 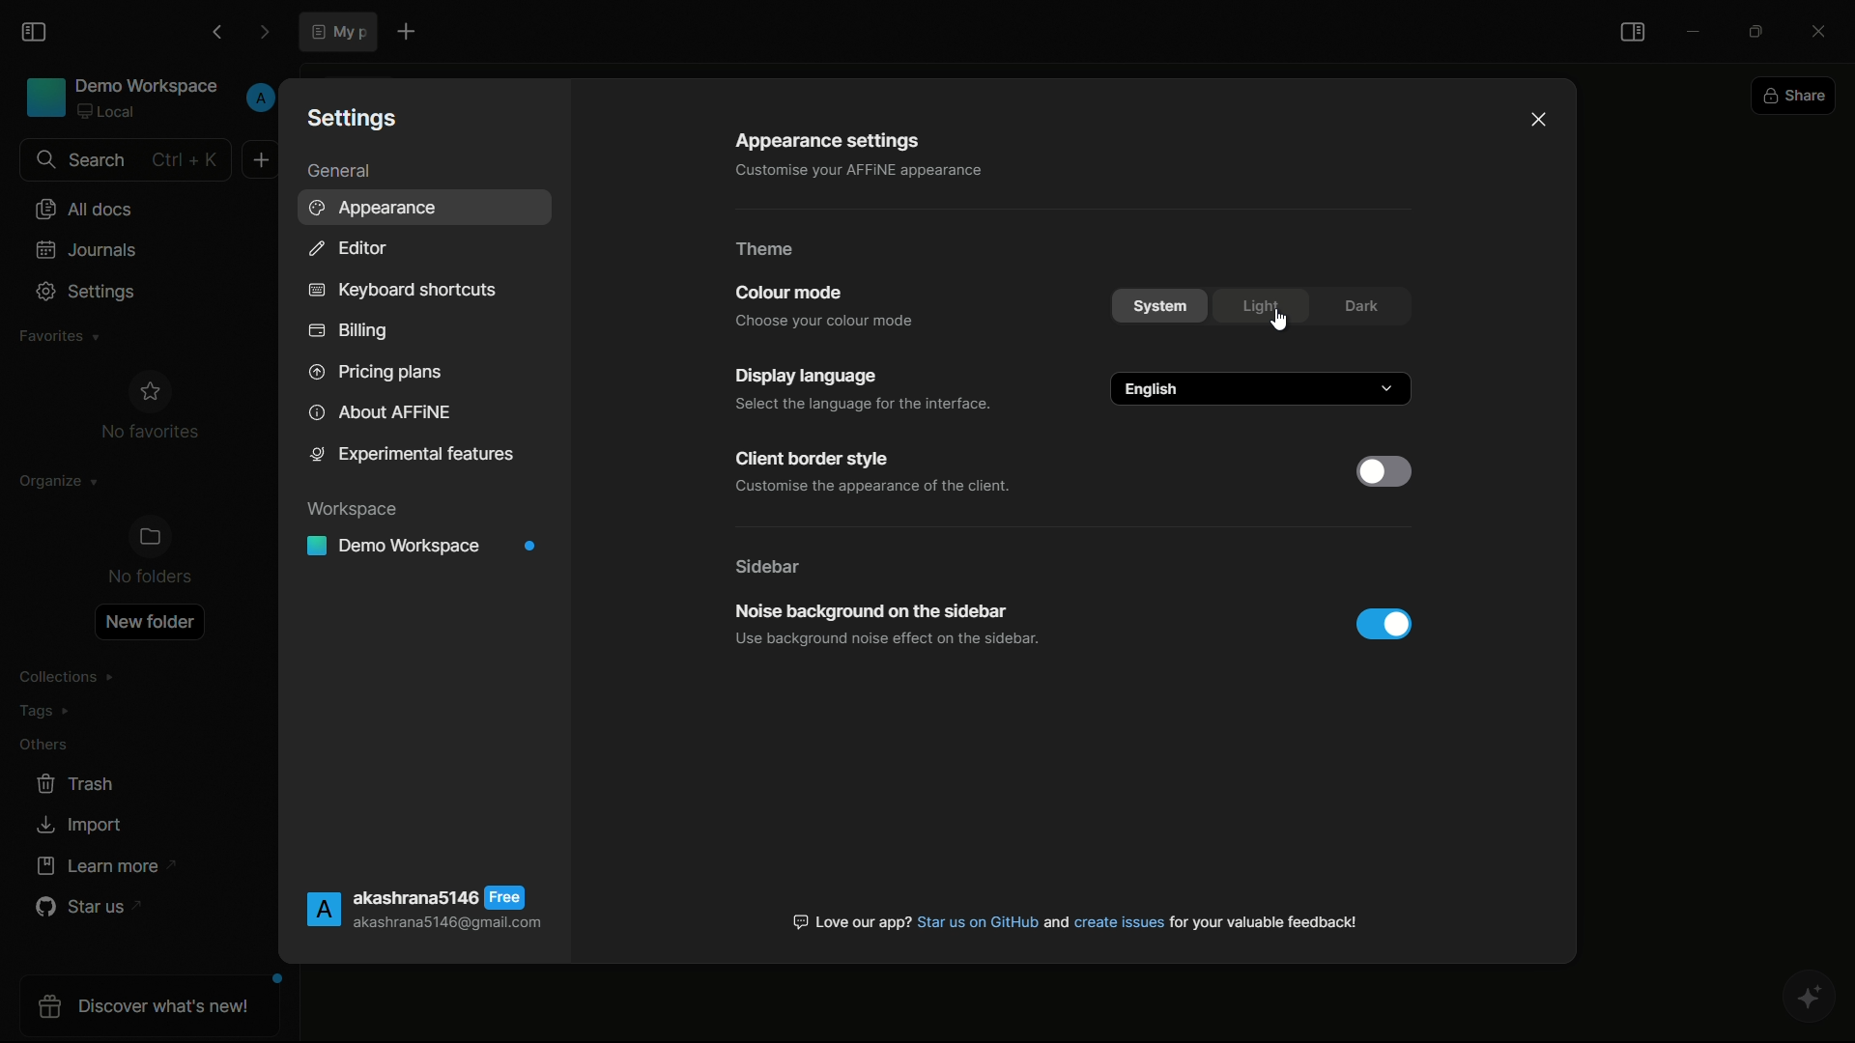 What do you see at coordinates (262, 158) in the screenshot?
I see `new document` at bounding box center [262, 158].